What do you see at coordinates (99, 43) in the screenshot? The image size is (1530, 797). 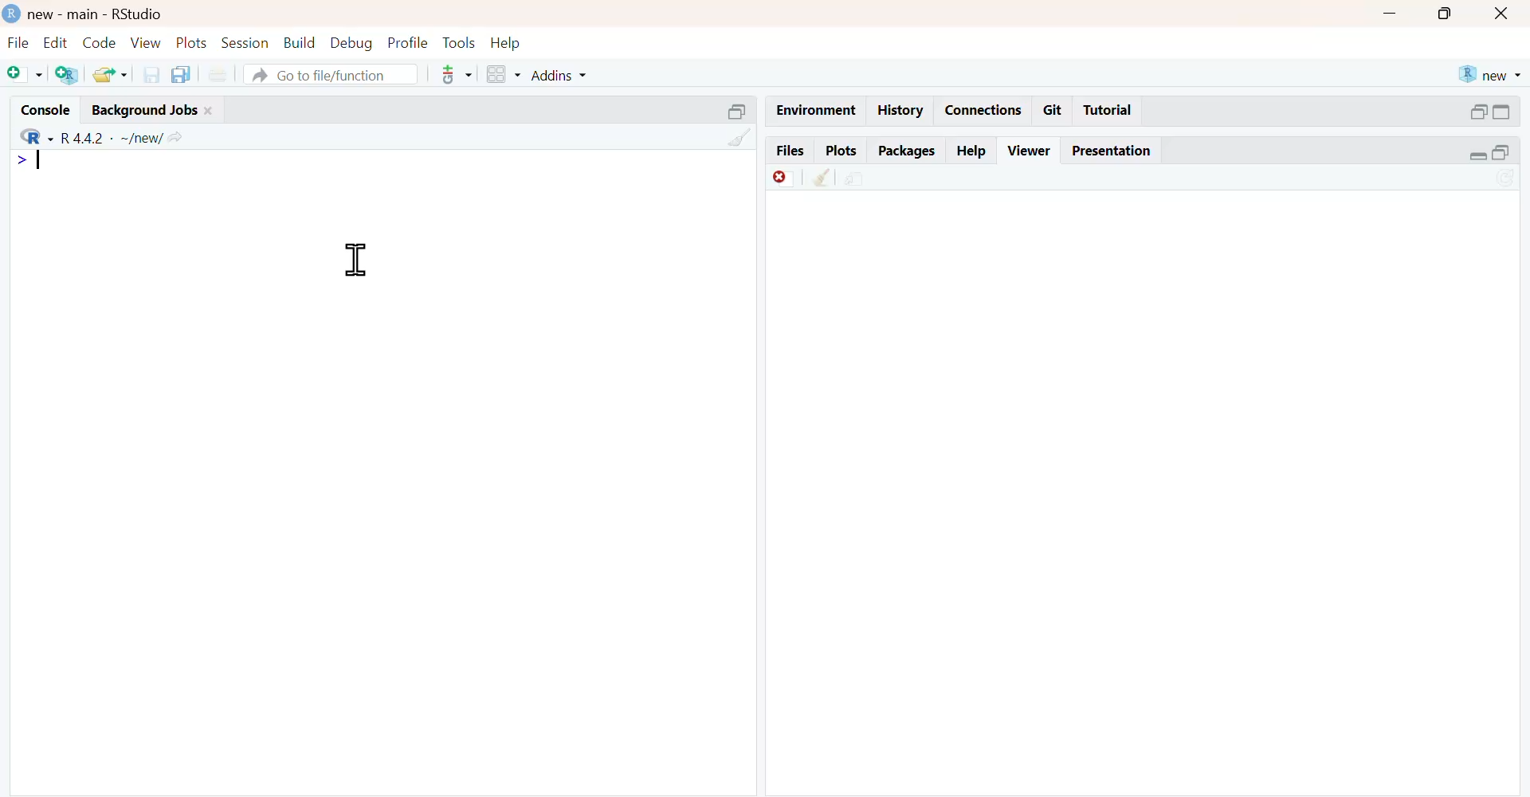 I see `code` at bounding box center [99, 43].